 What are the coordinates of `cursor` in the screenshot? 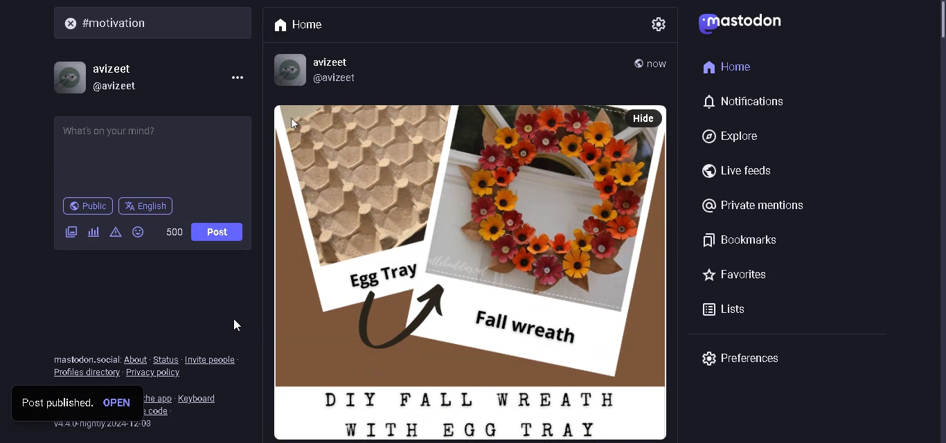 It's located at (238, 325).